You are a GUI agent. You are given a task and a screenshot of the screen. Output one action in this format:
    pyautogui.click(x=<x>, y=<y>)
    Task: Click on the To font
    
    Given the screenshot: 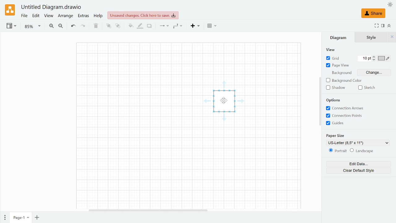 What is the action you would take?
    pyautogui.click(x=109, y=26)
    